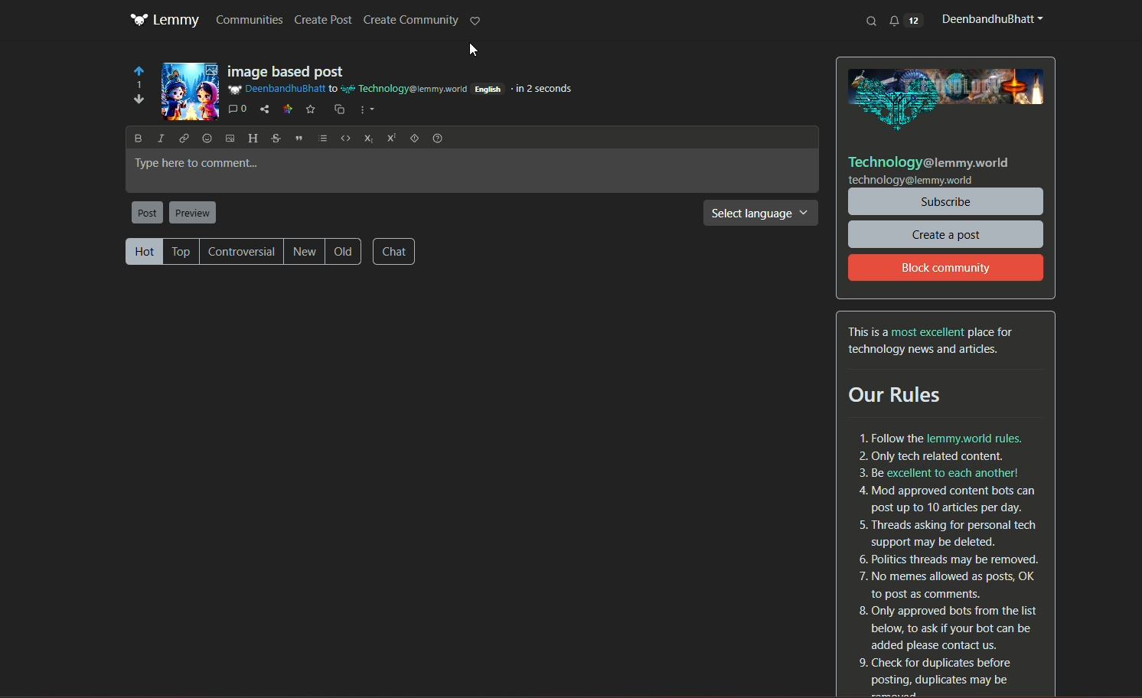  Describe the element at coordinates (252, 137) in the screenshot. I see `Header` at that location.